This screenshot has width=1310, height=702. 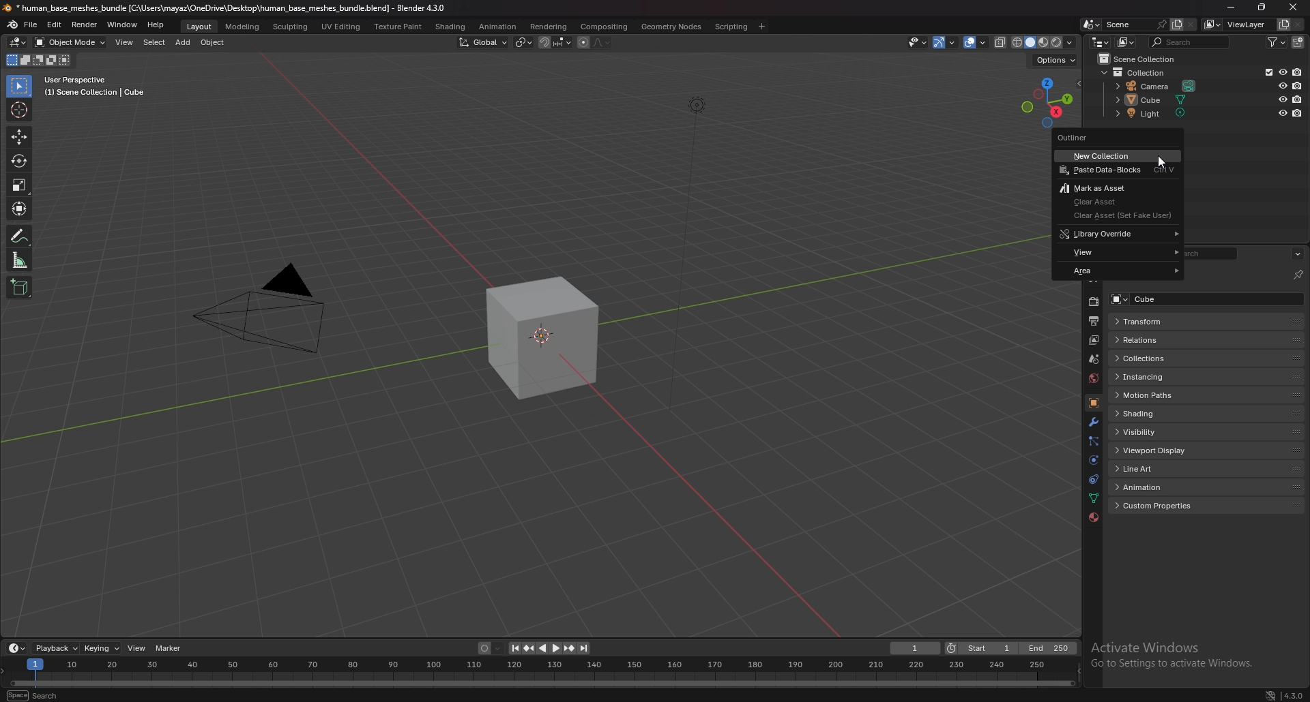 What do you see at coordinates (20, 87) in the screenshot?
I see `select` at bounding box center [20, 87].